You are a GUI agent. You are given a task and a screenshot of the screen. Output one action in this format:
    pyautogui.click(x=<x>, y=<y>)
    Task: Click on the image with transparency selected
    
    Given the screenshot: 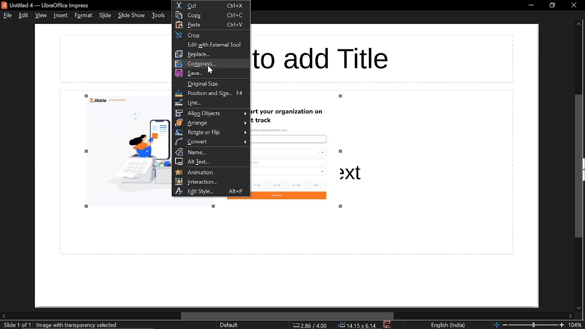 What is the action you would take?
    pyautogui.click(x=78, y=325)
    